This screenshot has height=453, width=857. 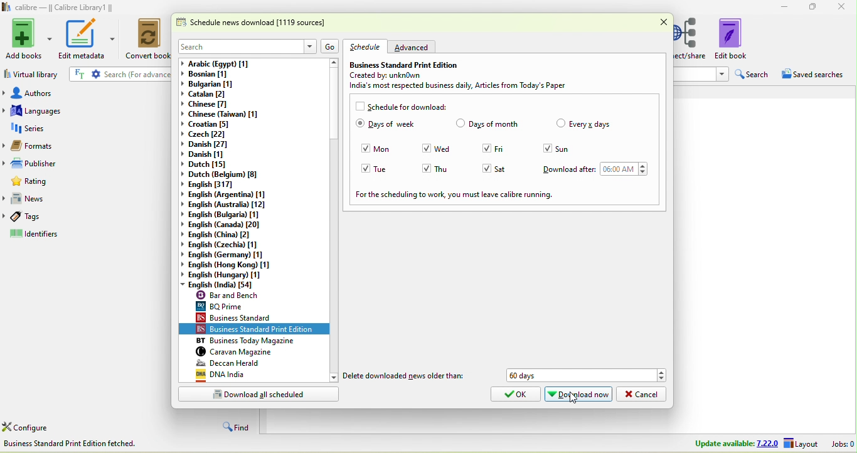 What do you see at coordinates (256, 376) in the screenshot?
I see `dna india` at bounding box center [256, 376].